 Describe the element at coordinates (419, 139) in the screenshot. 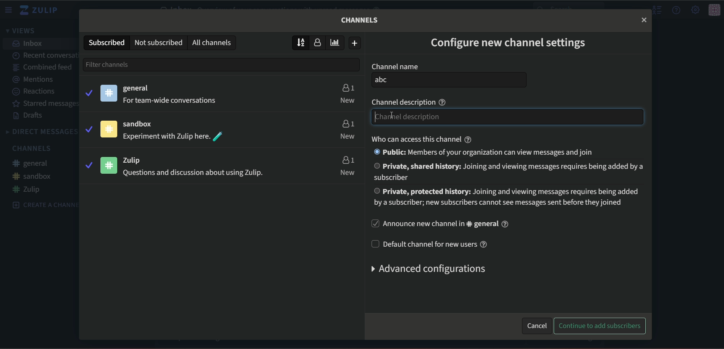

I see `who can acess this channel` at that location.